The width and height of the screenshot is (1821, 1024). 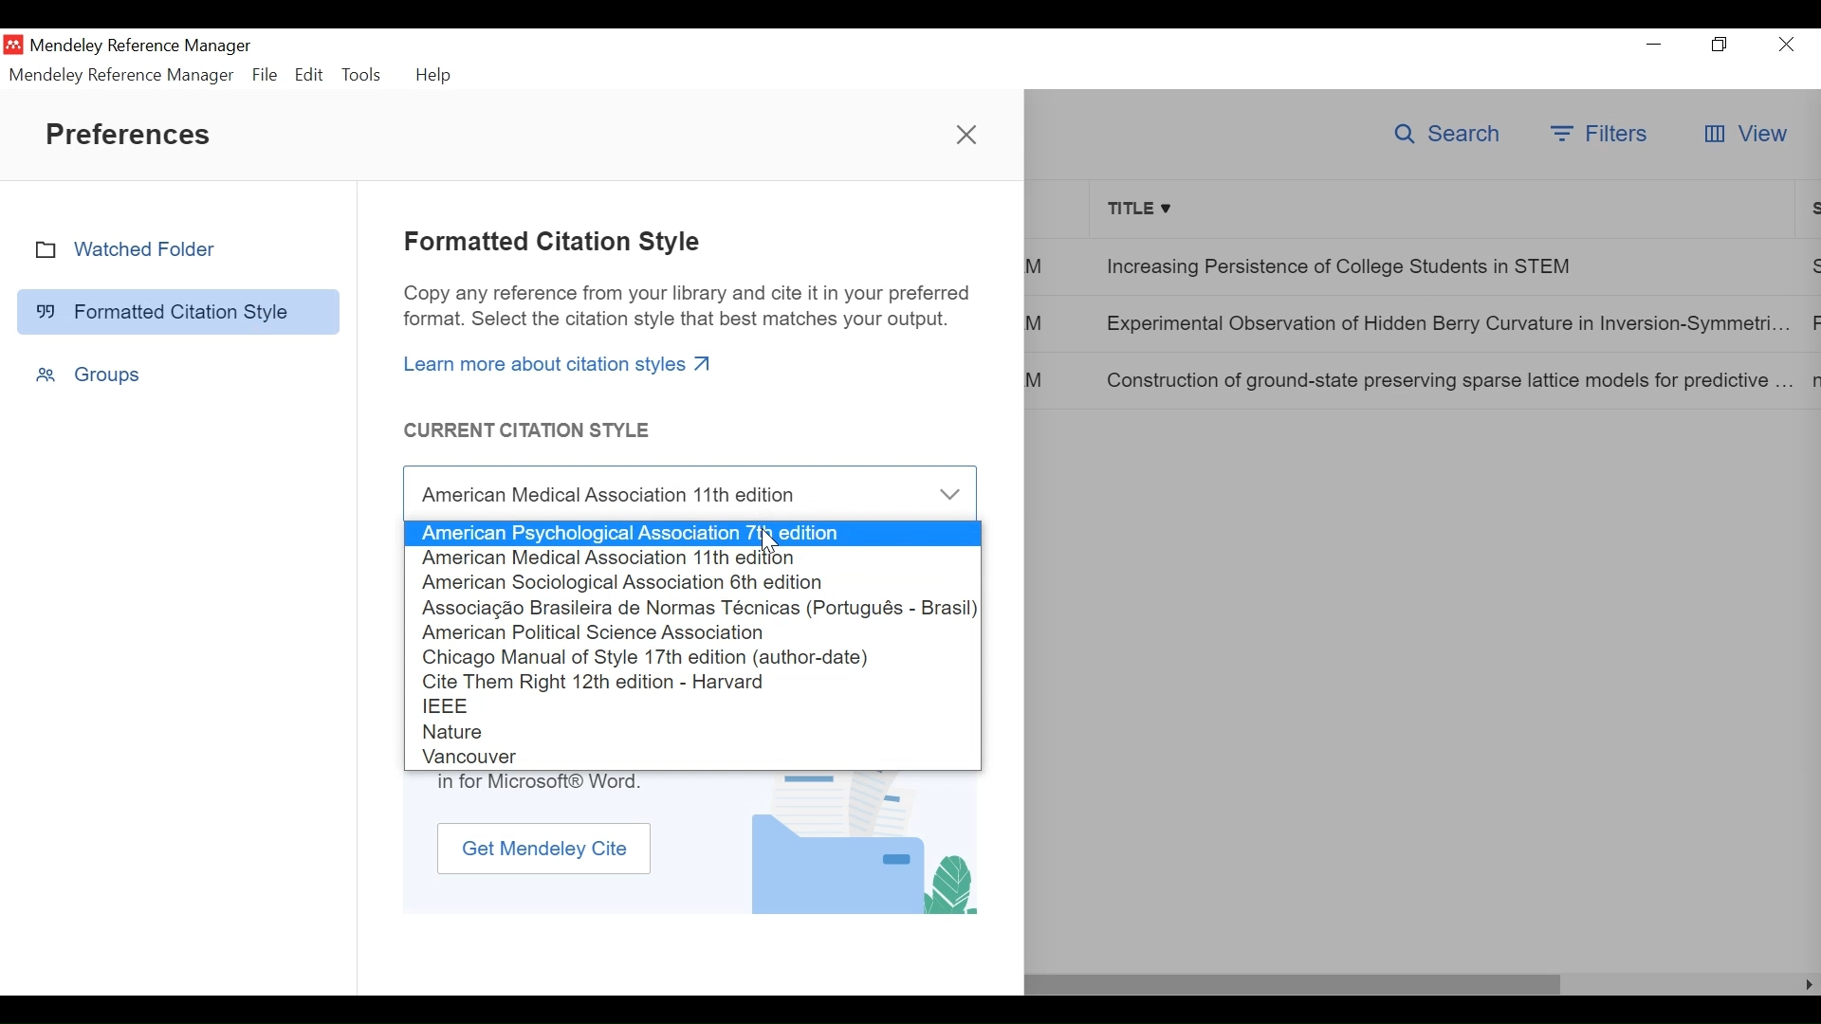 What do you see at coordinates (697, 583) in the screenshot?
I see `American Sociological Association 6th edition` at bounding box center [697, 583].